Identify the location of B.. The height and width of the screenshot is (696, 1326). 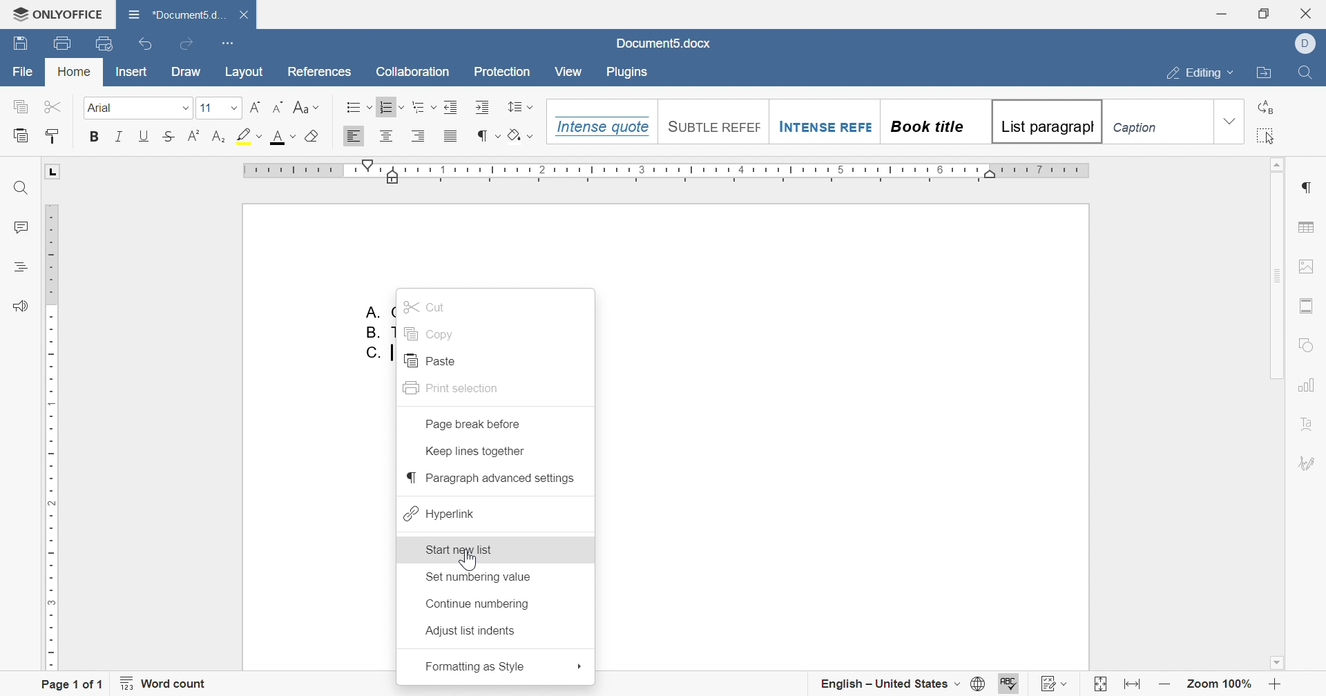
(372, 333).